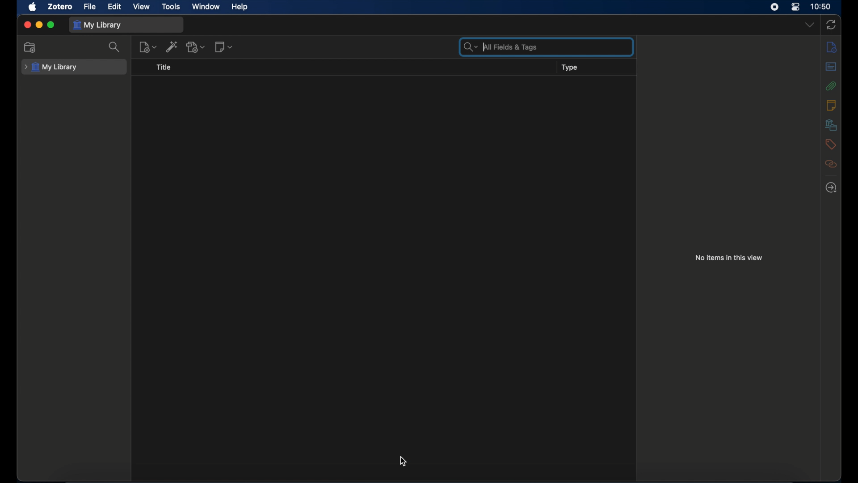 This screenshot has width=858, height=483. What do you see at coordinates (239, 7) in the screenshot?
I see `help` at bounding box center [239, 7].